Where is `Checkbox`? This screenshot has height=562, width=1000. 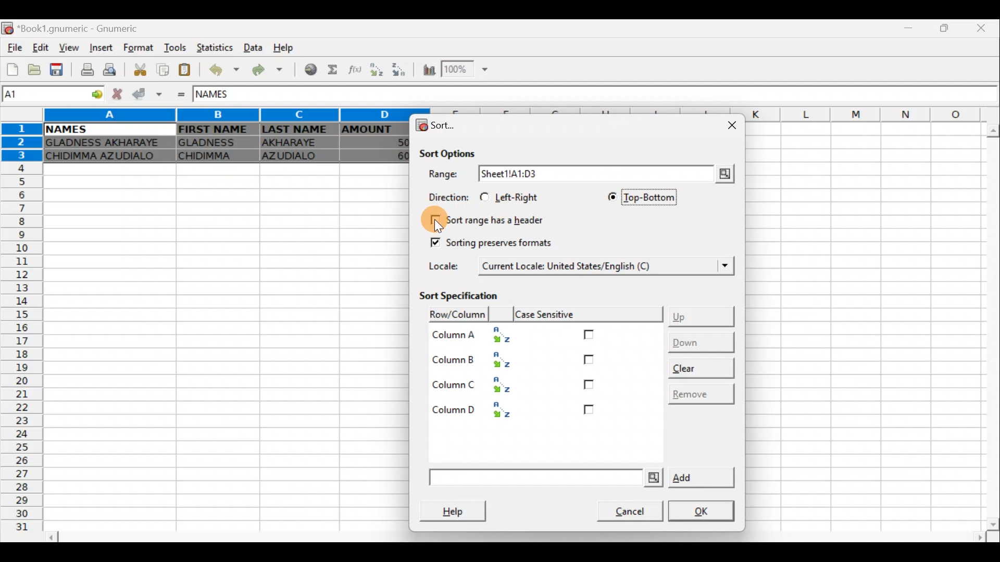
Checkbox is located at coordinates (589, 410).